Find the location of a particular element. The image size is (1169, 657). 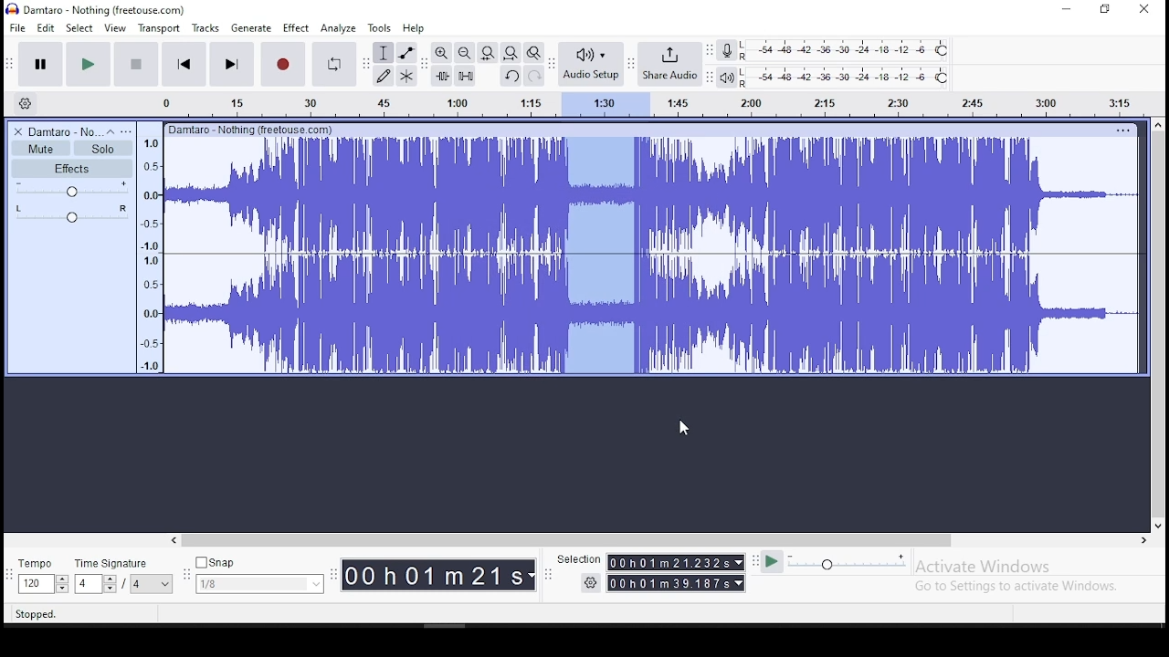

drop down is located at coordinates (737, 562).